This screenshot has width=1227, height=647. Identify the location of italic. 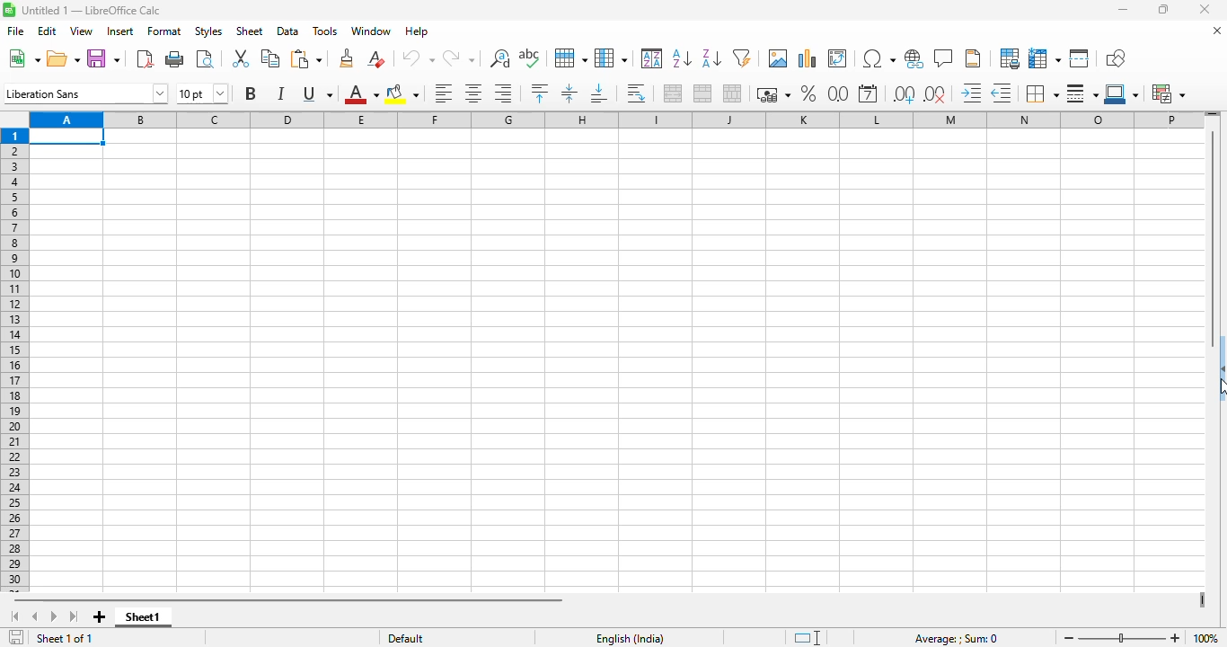
(279, 93).